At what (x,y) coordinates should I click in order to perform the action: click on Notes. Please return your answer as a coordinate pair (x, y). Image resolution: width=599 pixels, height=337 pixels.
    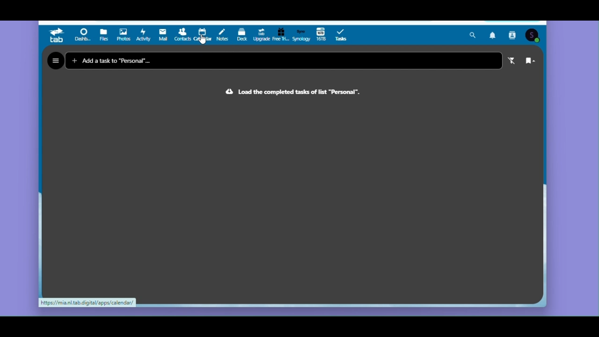
    Looking at the image, I should click on (223, 33).